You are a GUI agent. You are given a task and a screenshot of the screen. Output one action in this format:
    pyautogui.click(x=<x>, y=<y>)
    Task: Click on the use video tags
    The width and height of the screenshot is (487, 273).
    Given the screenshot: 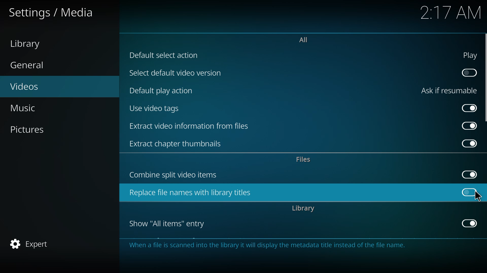 What is the action you would take?
    pyautogui.click(x=156, y=109)
    